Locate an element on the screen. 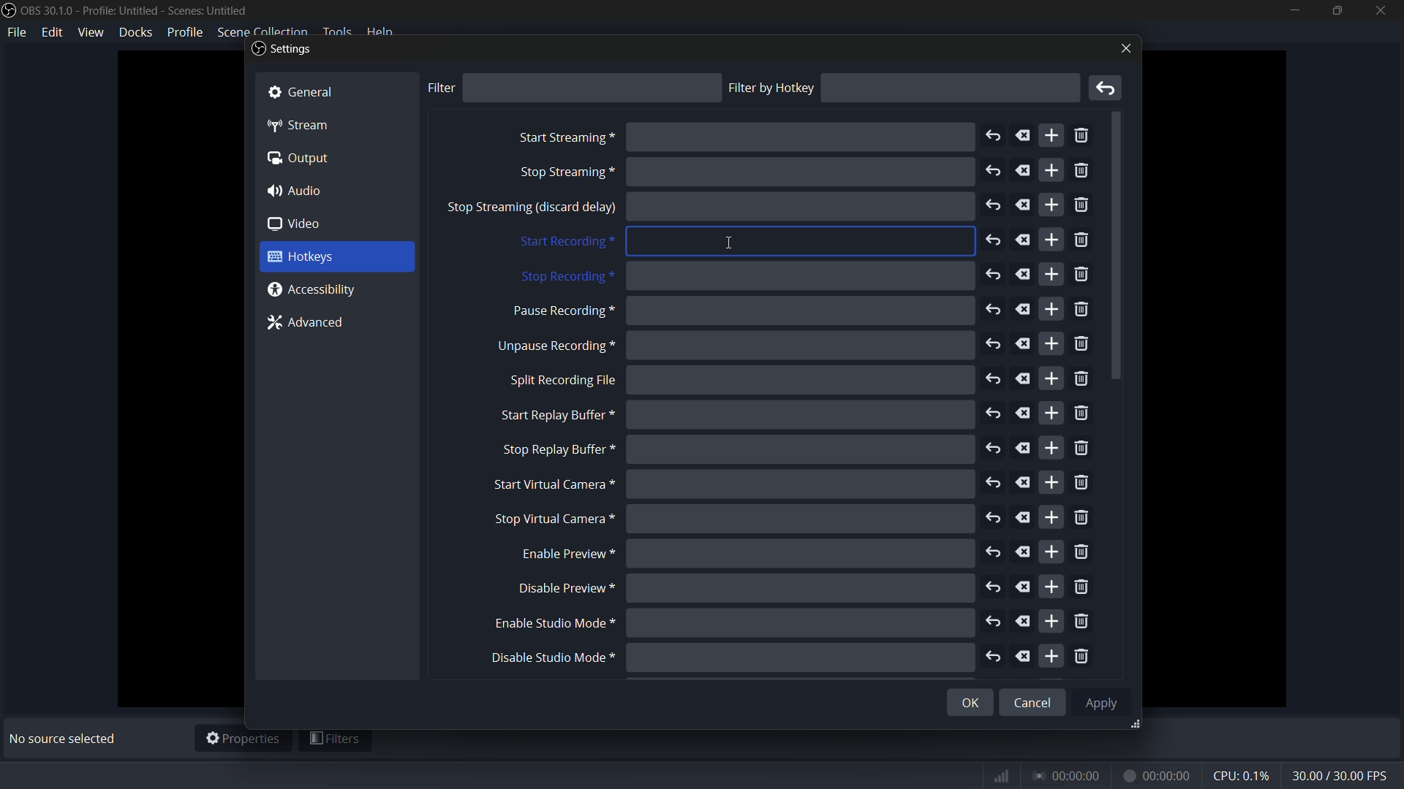  stop recording is located at coordinates (565, 278).